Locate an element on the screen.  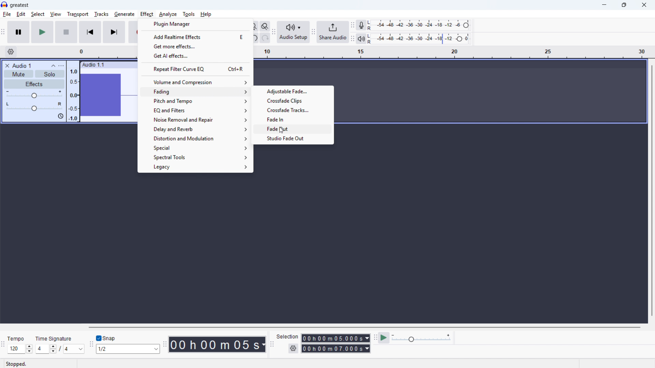
 is located at coordinates (313, 33).